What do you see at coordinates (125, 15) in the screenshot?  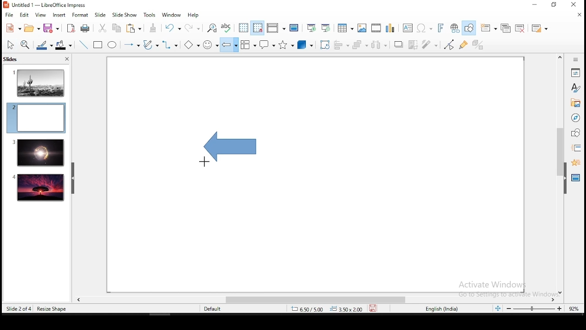 I see `slide show` at bounding box center [125, 15].